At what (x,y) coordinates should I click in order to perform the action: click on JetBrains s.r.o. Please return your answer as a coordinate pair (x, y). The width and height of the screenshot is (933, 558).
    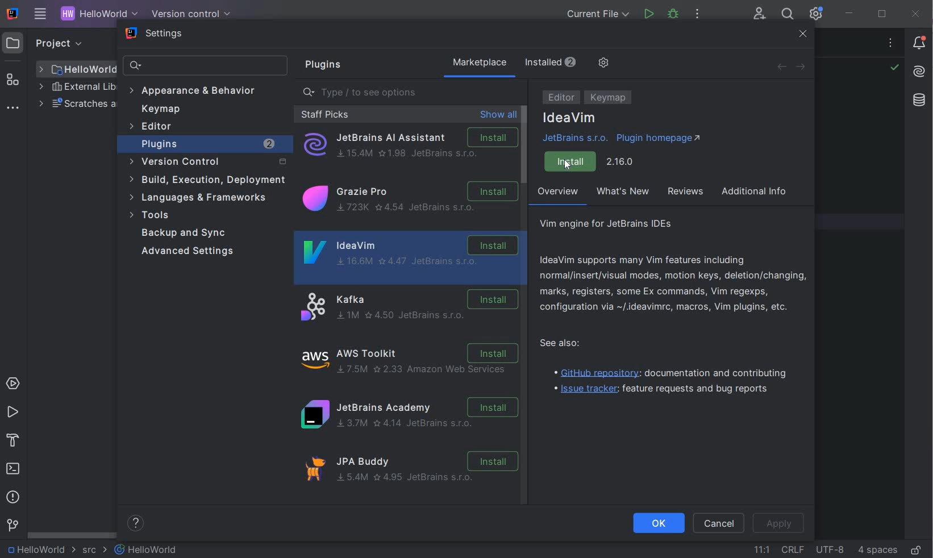
    Looking at the image, I should click on (574, 139).